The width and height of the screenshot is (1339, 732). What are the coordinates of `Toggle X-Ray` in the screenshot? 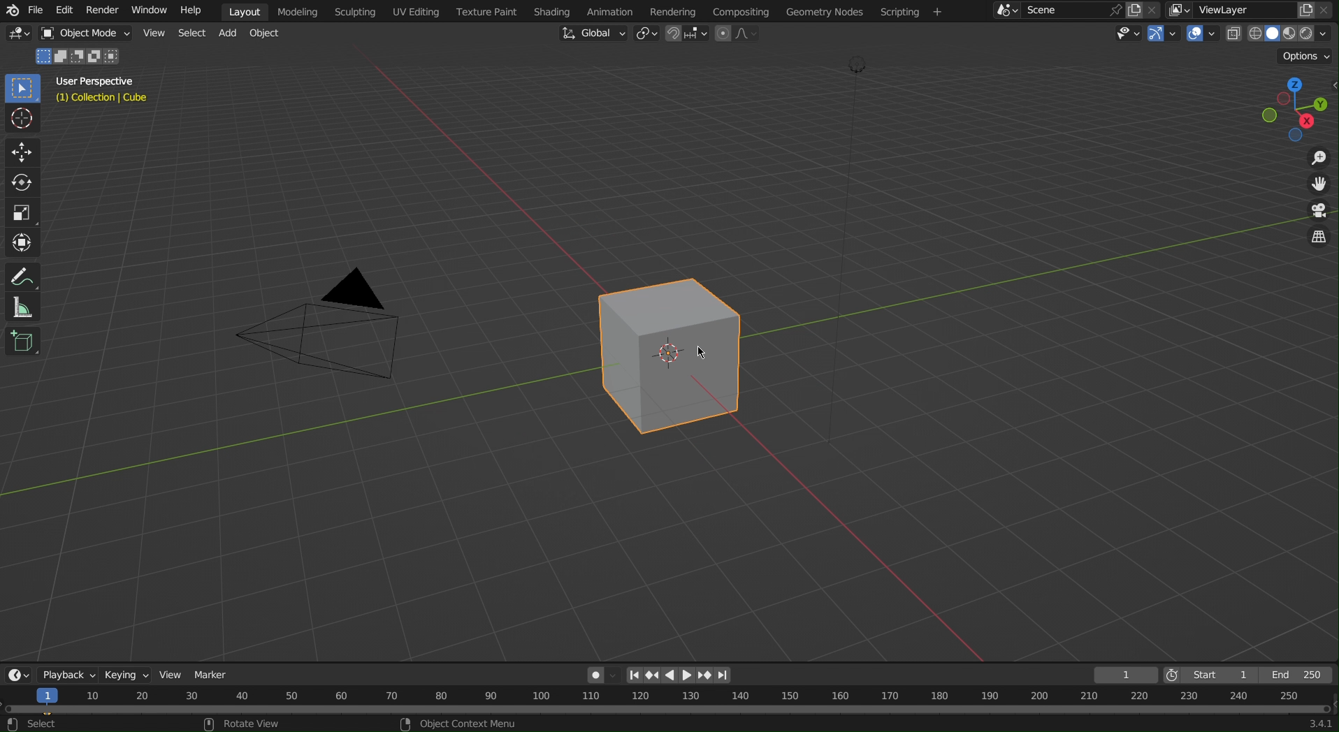 It's located at (1231, 37).